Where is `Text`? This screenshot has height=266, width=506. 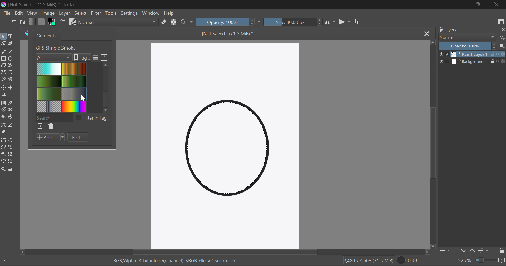 Text is located at coordinates (12, 37).